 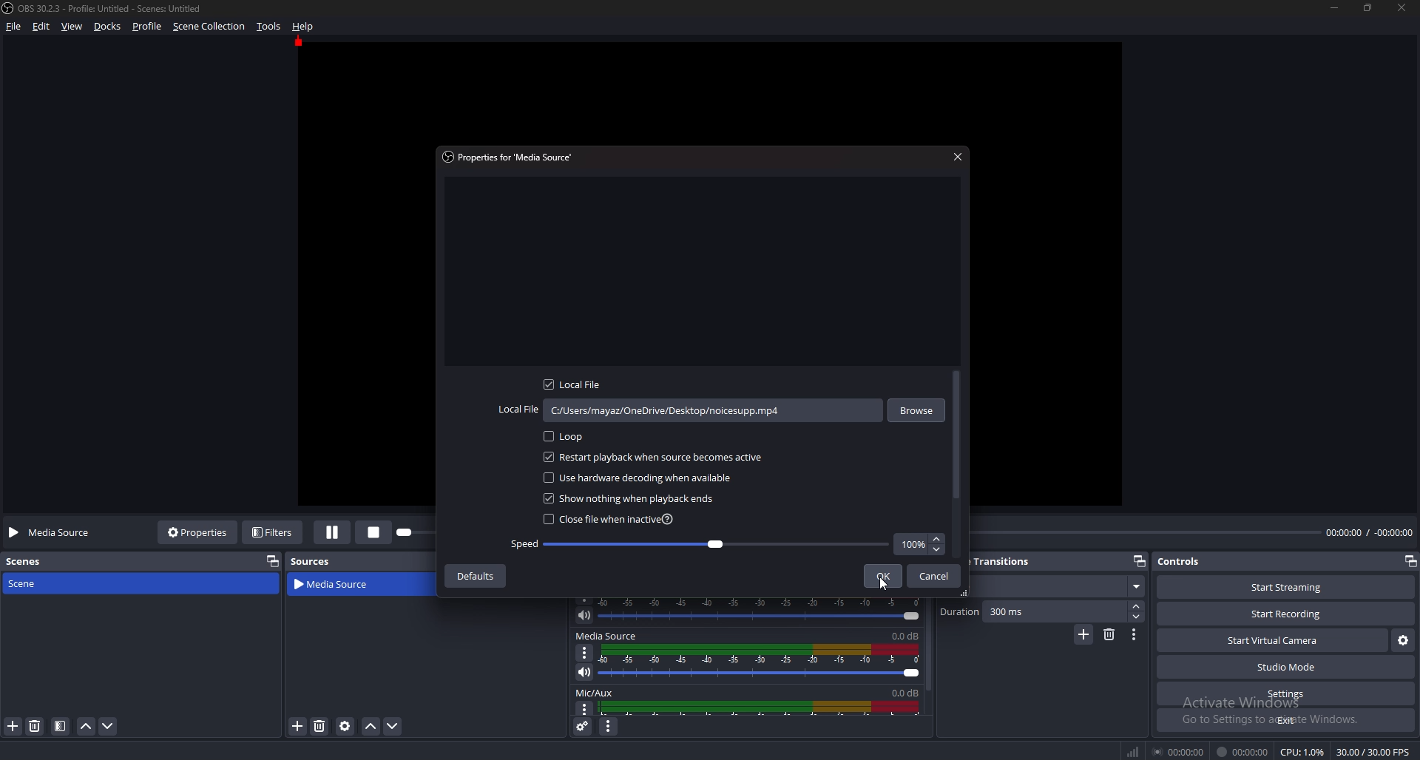 What do you see at coordinates (1288, 587) in the screenshot?
I see `Start streaming` at bounding box center [1288, 587].